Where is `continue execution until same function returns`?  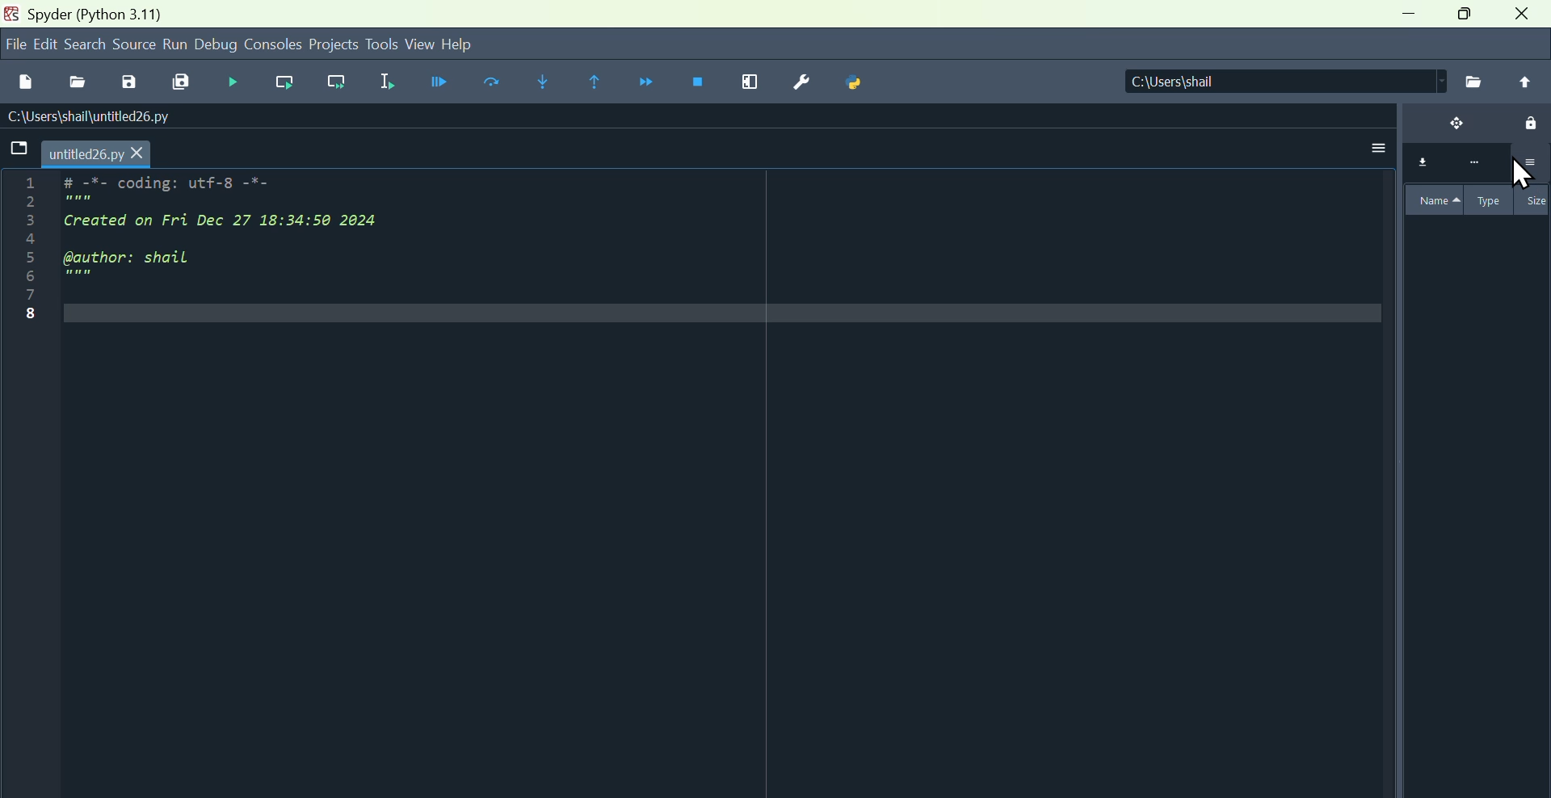
continue execution until same function returns is located at coordinates (597, 81).